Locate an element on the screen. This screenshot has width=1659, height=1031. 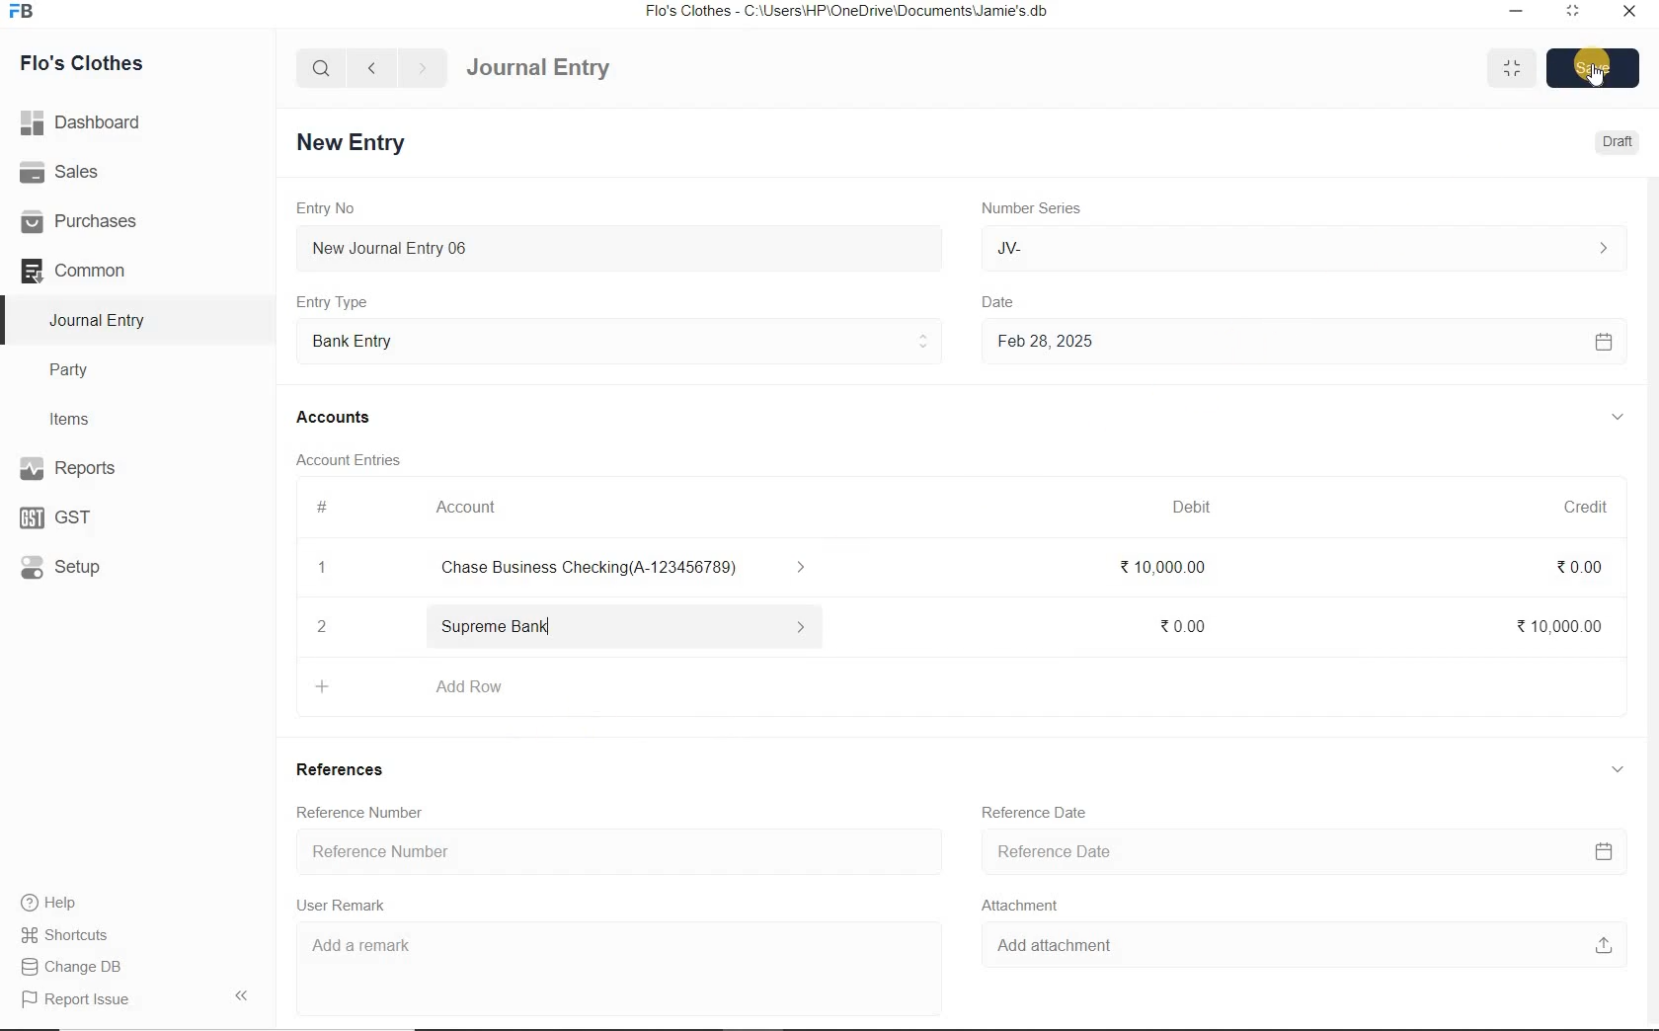
Reference Number is located at coordinates (353, 813).